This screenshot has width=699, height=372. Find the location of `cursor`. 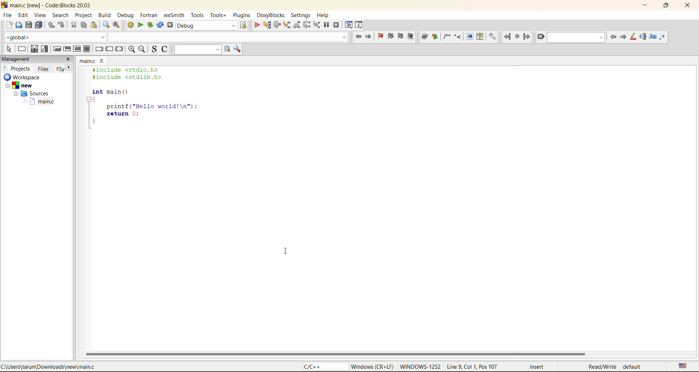

cursor is located at coordinates (287, 250).